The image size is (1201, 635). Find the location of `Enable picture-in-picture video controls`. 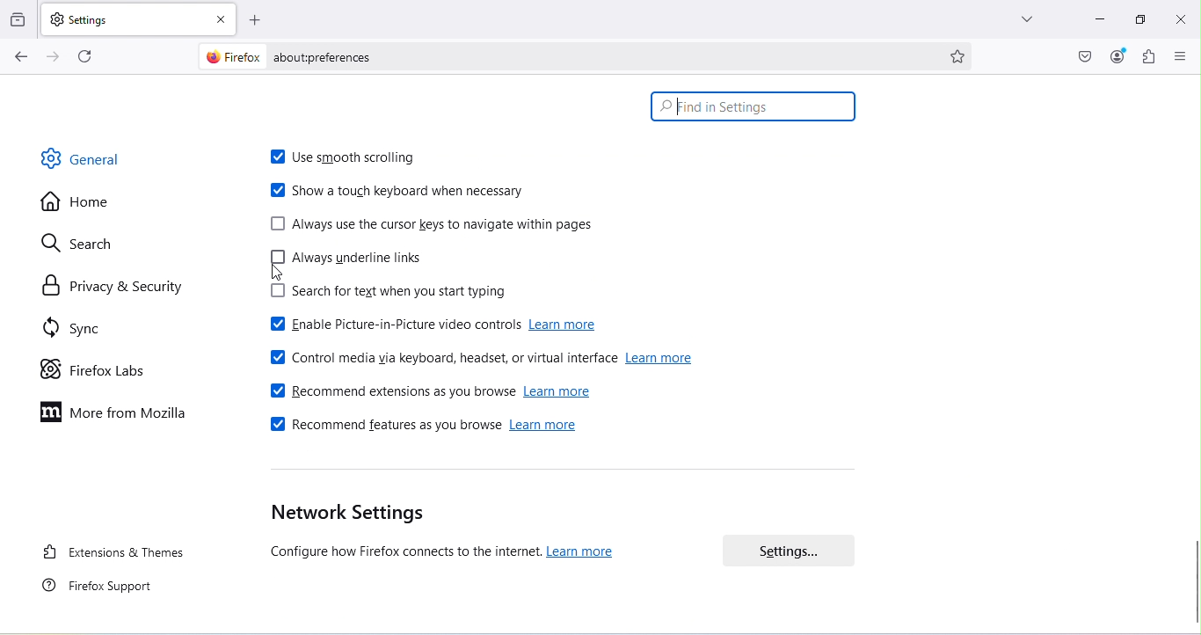

Enable picture-in-picture video controls is located at coordinates (384, 327).